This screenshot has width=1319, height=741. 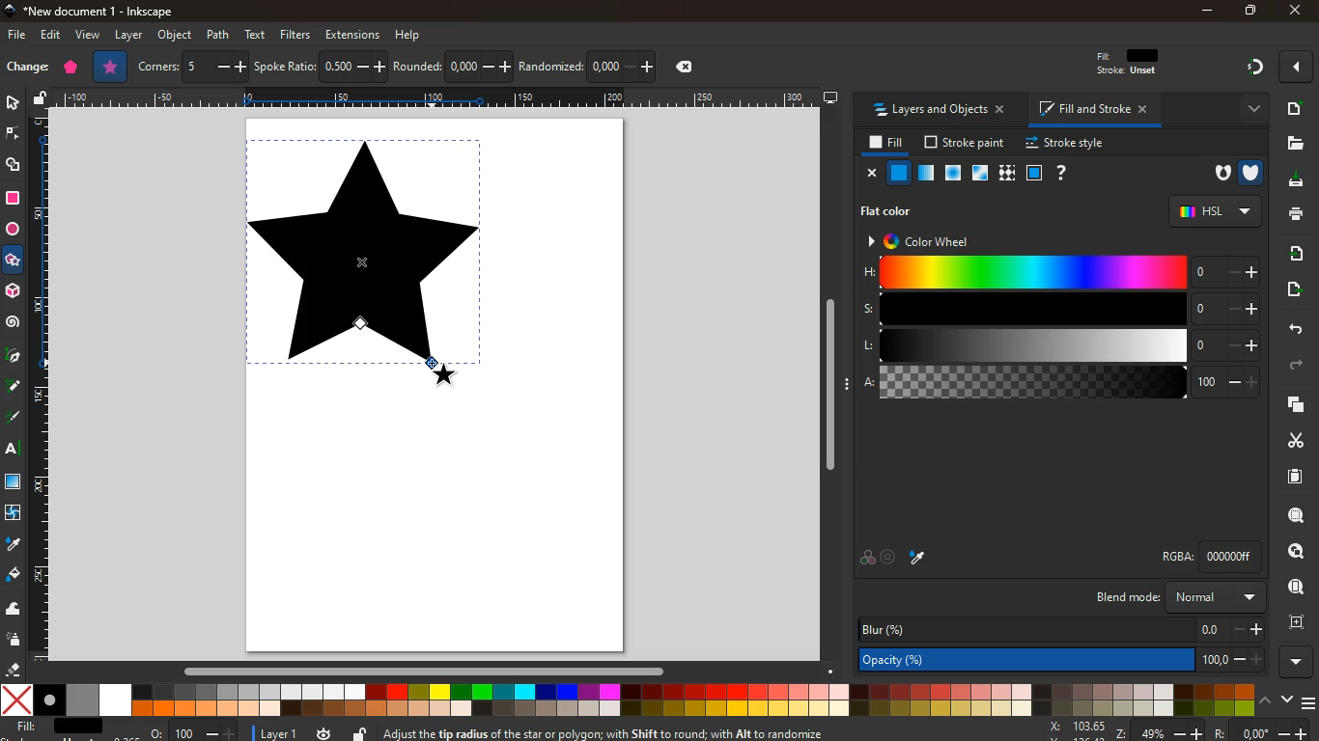 What do you see at coordinates (324, 732) in the screenshot?
I see `time` at bounding box center [324, 732].